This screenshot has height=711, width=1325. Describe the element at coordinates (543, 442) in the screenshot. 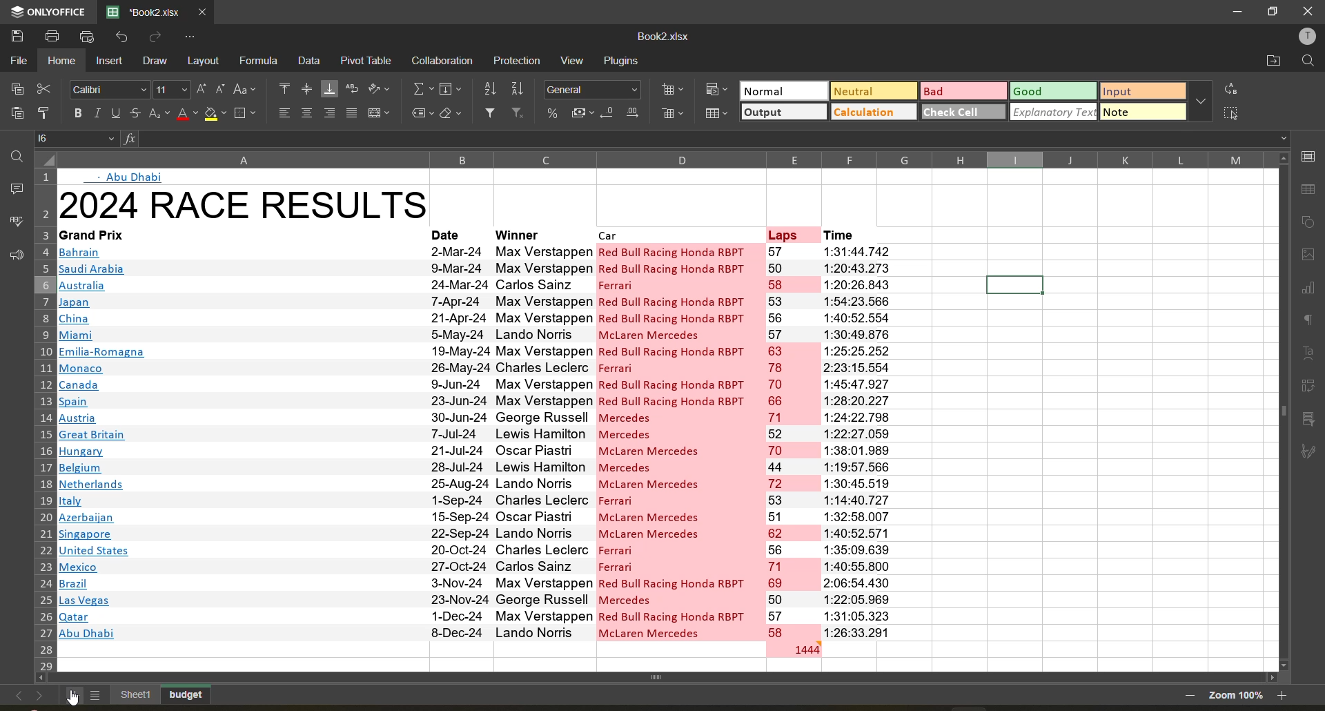

I see `winnner` at that location.